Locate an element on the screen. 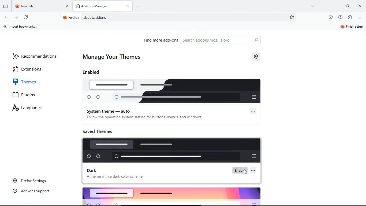  find more add-on is located at coordinates (161, 40).